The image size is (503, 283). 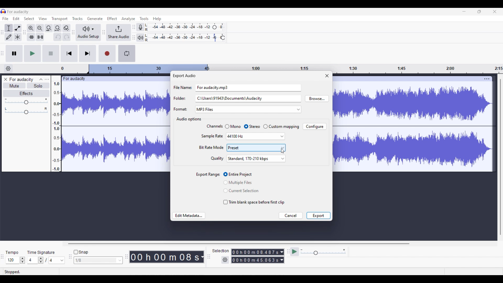 I want to click on Current status of track, so click(x=12, y=272).